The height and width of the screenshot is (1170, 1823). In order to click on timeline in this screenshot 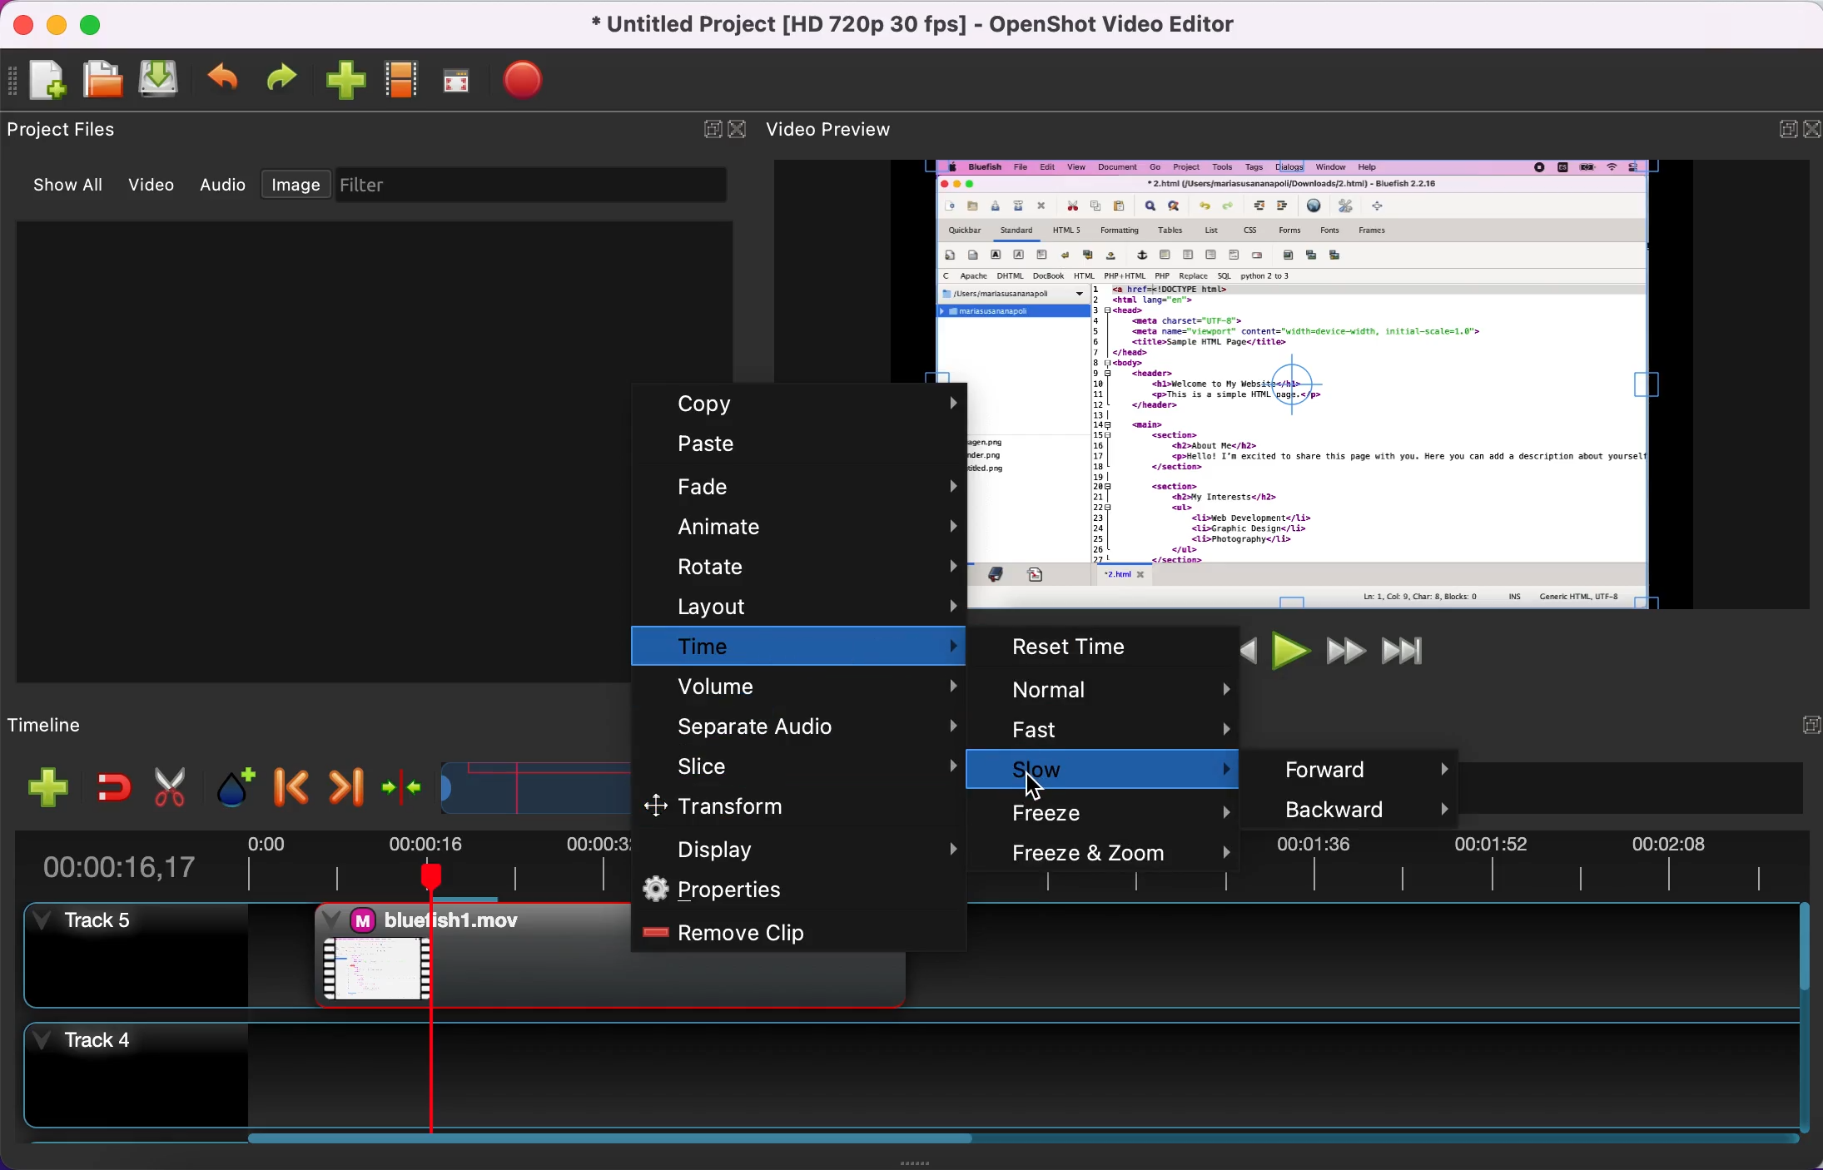, I will do `click(519, 784)`.